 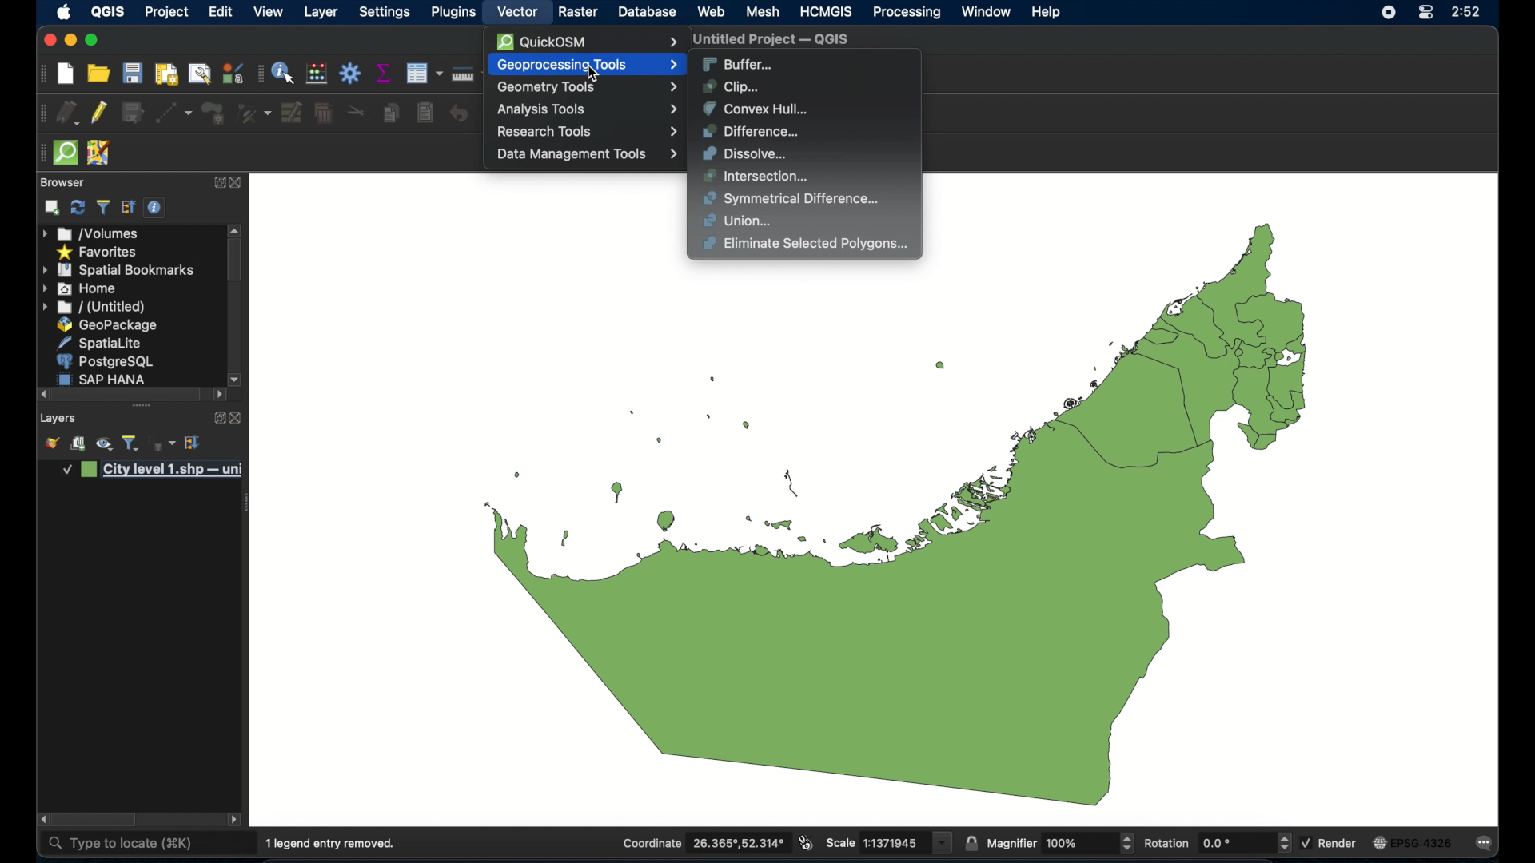 I want to click on control center, so click(x=1424, y=13).